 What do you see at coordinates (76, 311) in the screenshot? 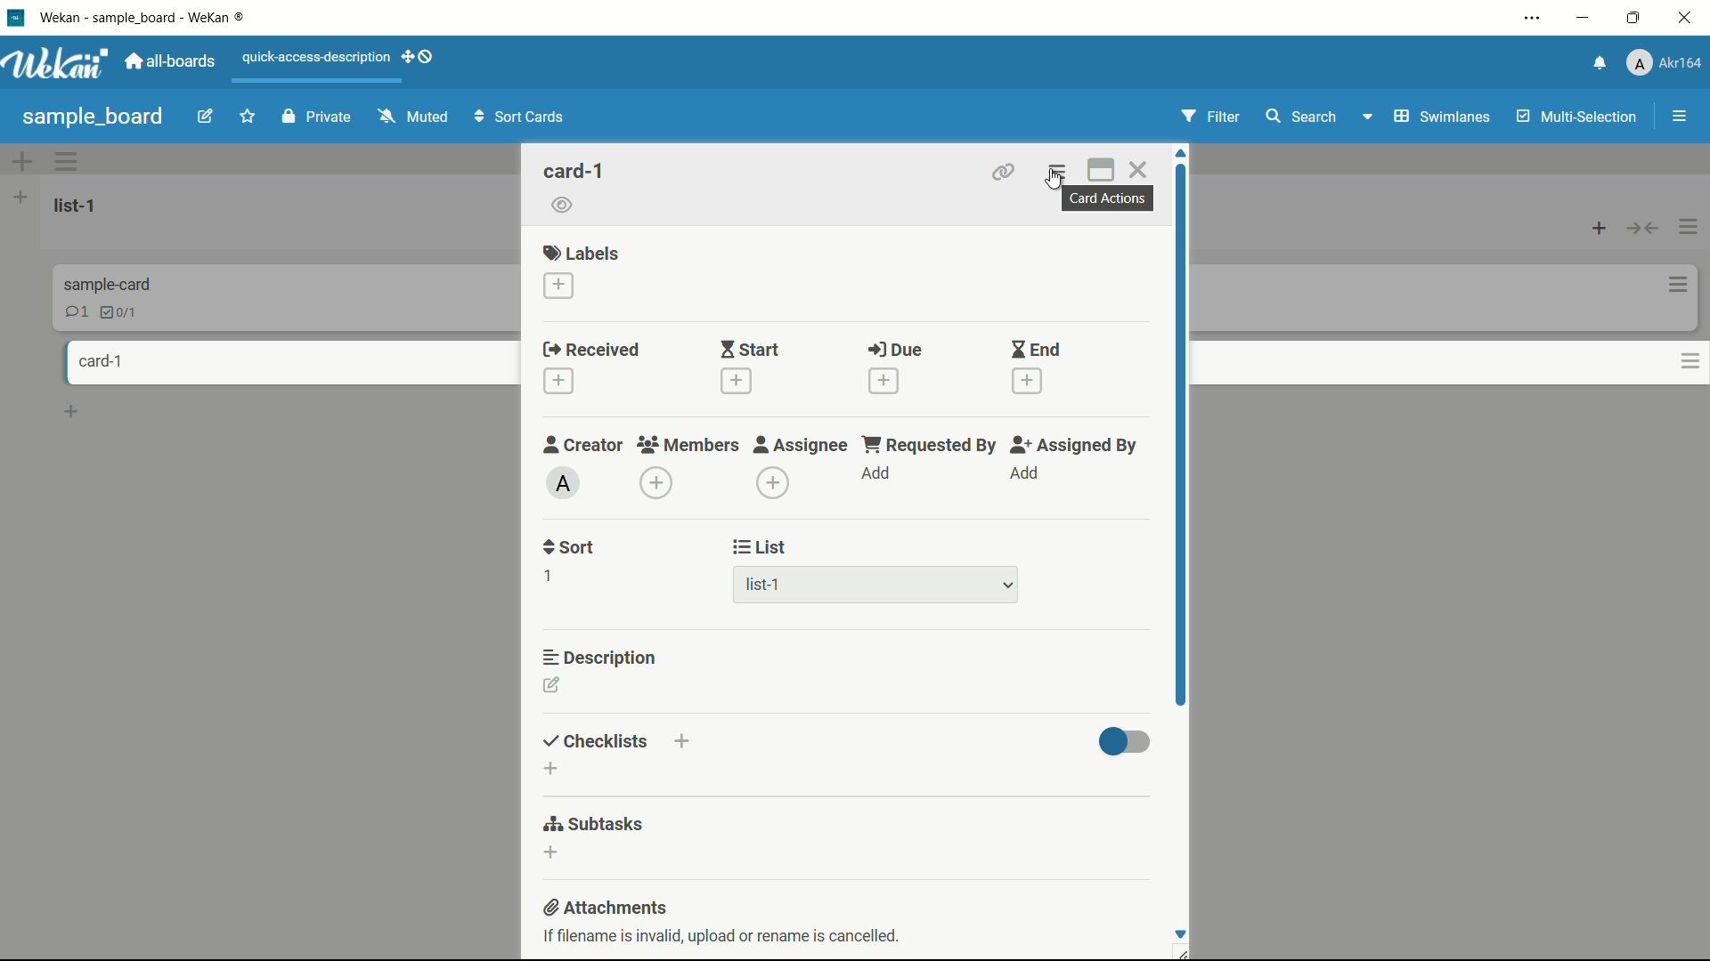
I see `comments` at bounding box center [76, 311].